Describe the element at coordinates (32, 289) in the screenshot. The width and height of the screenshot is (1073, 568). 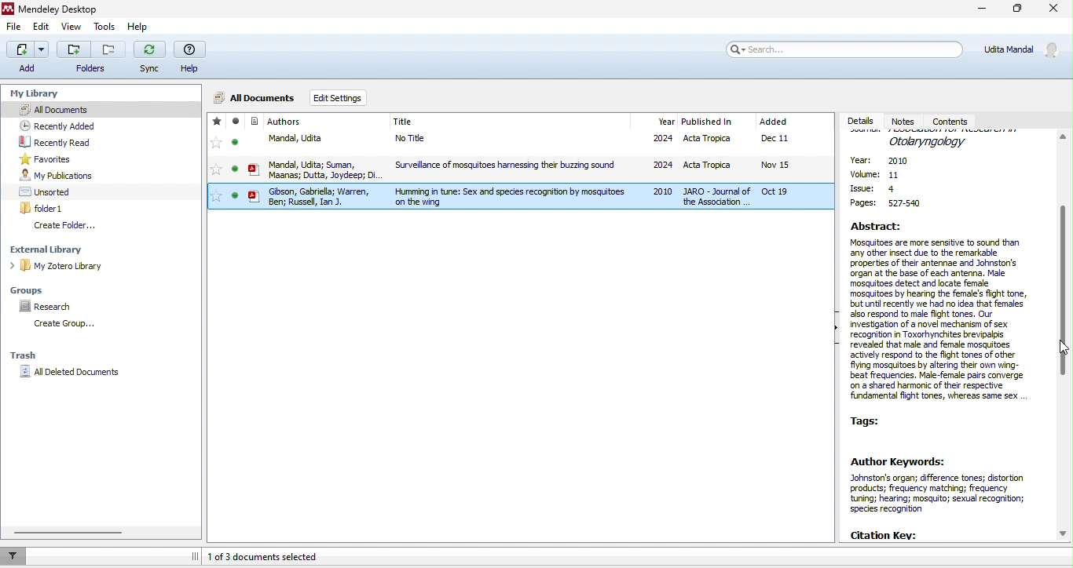
I see `groups` at that location.